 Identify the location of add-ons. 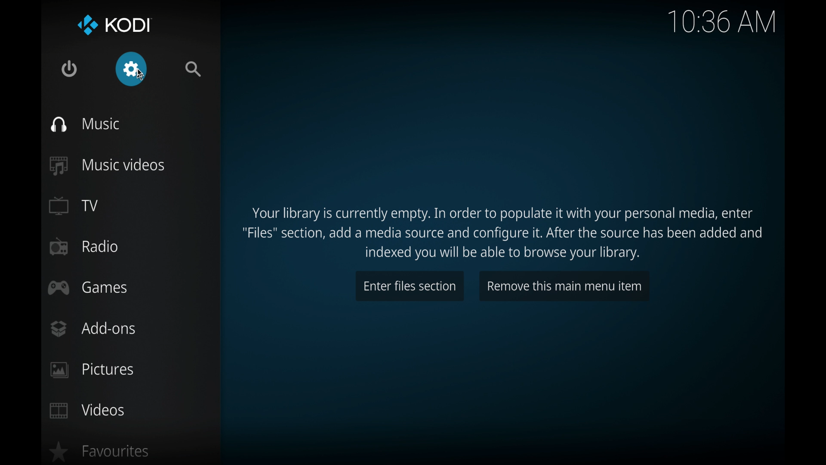
(93, 328).